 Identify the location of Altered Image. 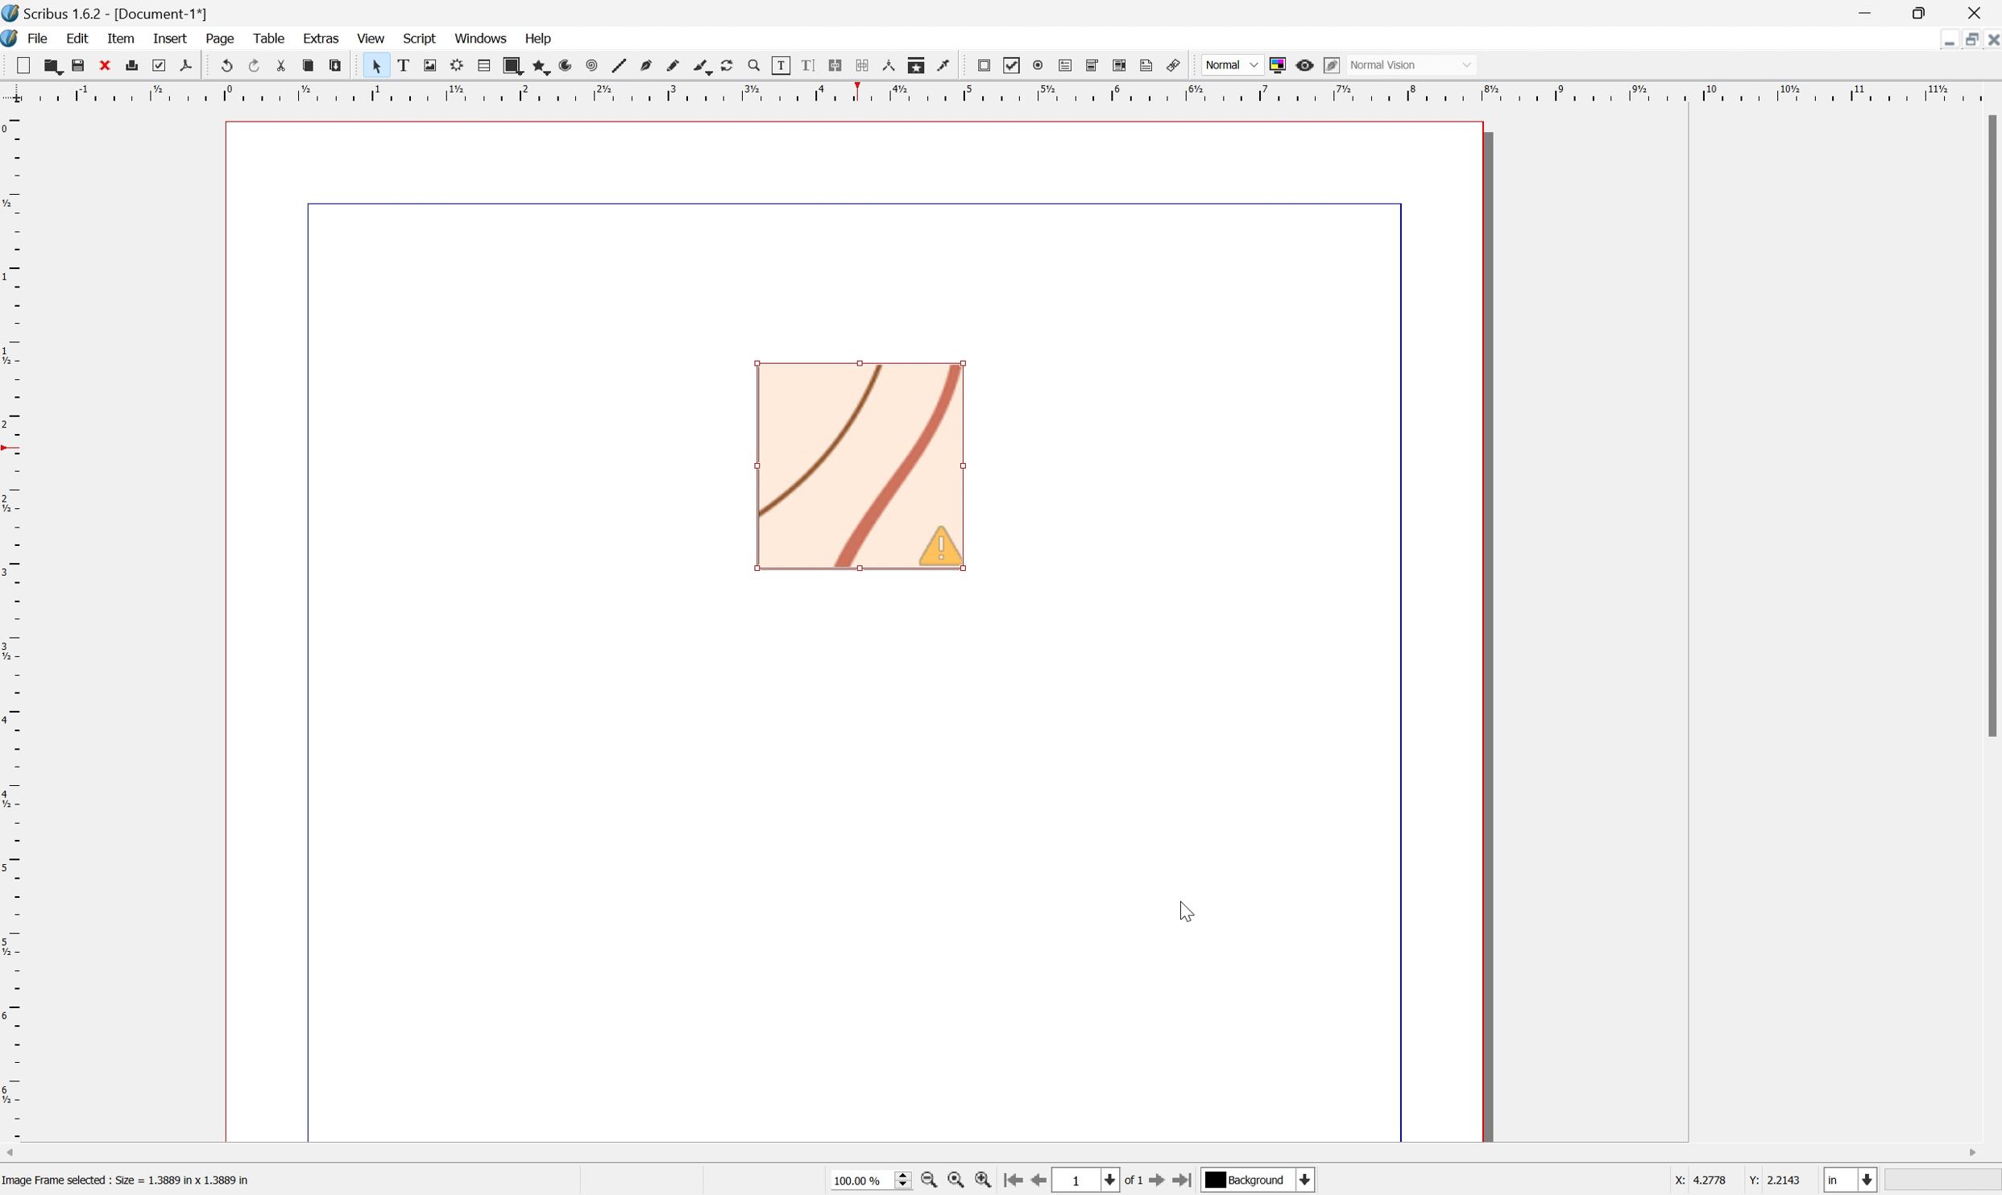
(859, 465).